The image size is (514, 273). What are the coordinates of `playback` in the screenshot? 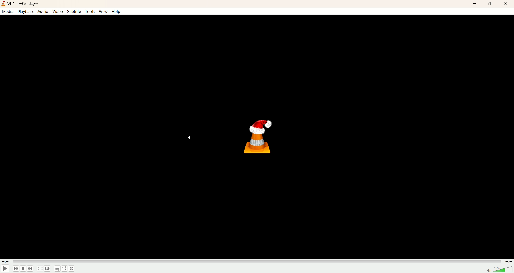 It's located at (26, 11).